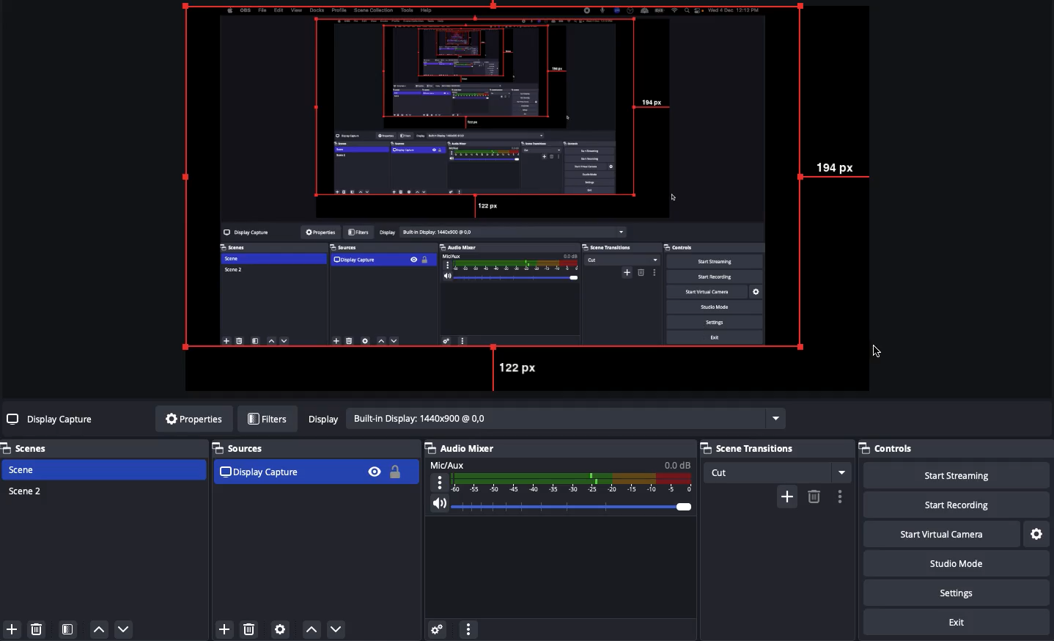 The image size is (1054, 641). I want to click on Settings, so click(965, 593).